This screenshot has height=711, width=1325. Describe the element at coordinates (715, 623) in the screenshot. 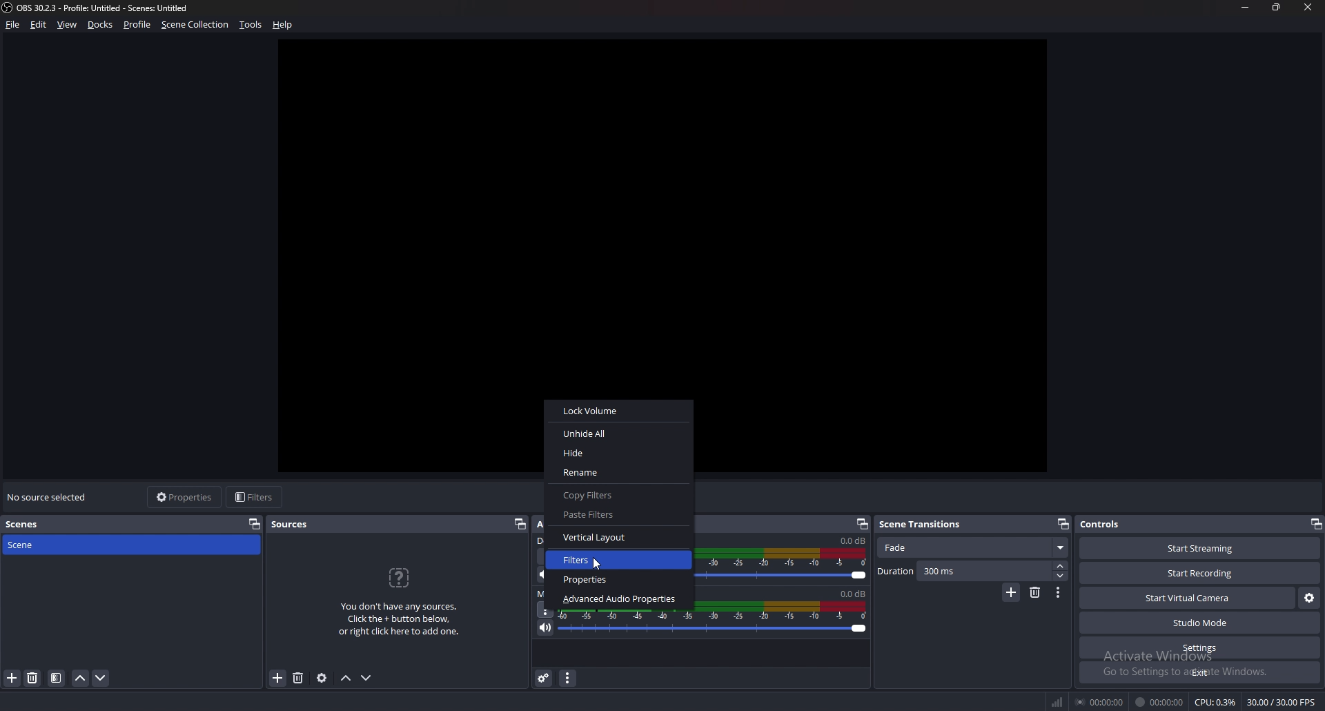

I see `mic/aux volume adjust` at that location.